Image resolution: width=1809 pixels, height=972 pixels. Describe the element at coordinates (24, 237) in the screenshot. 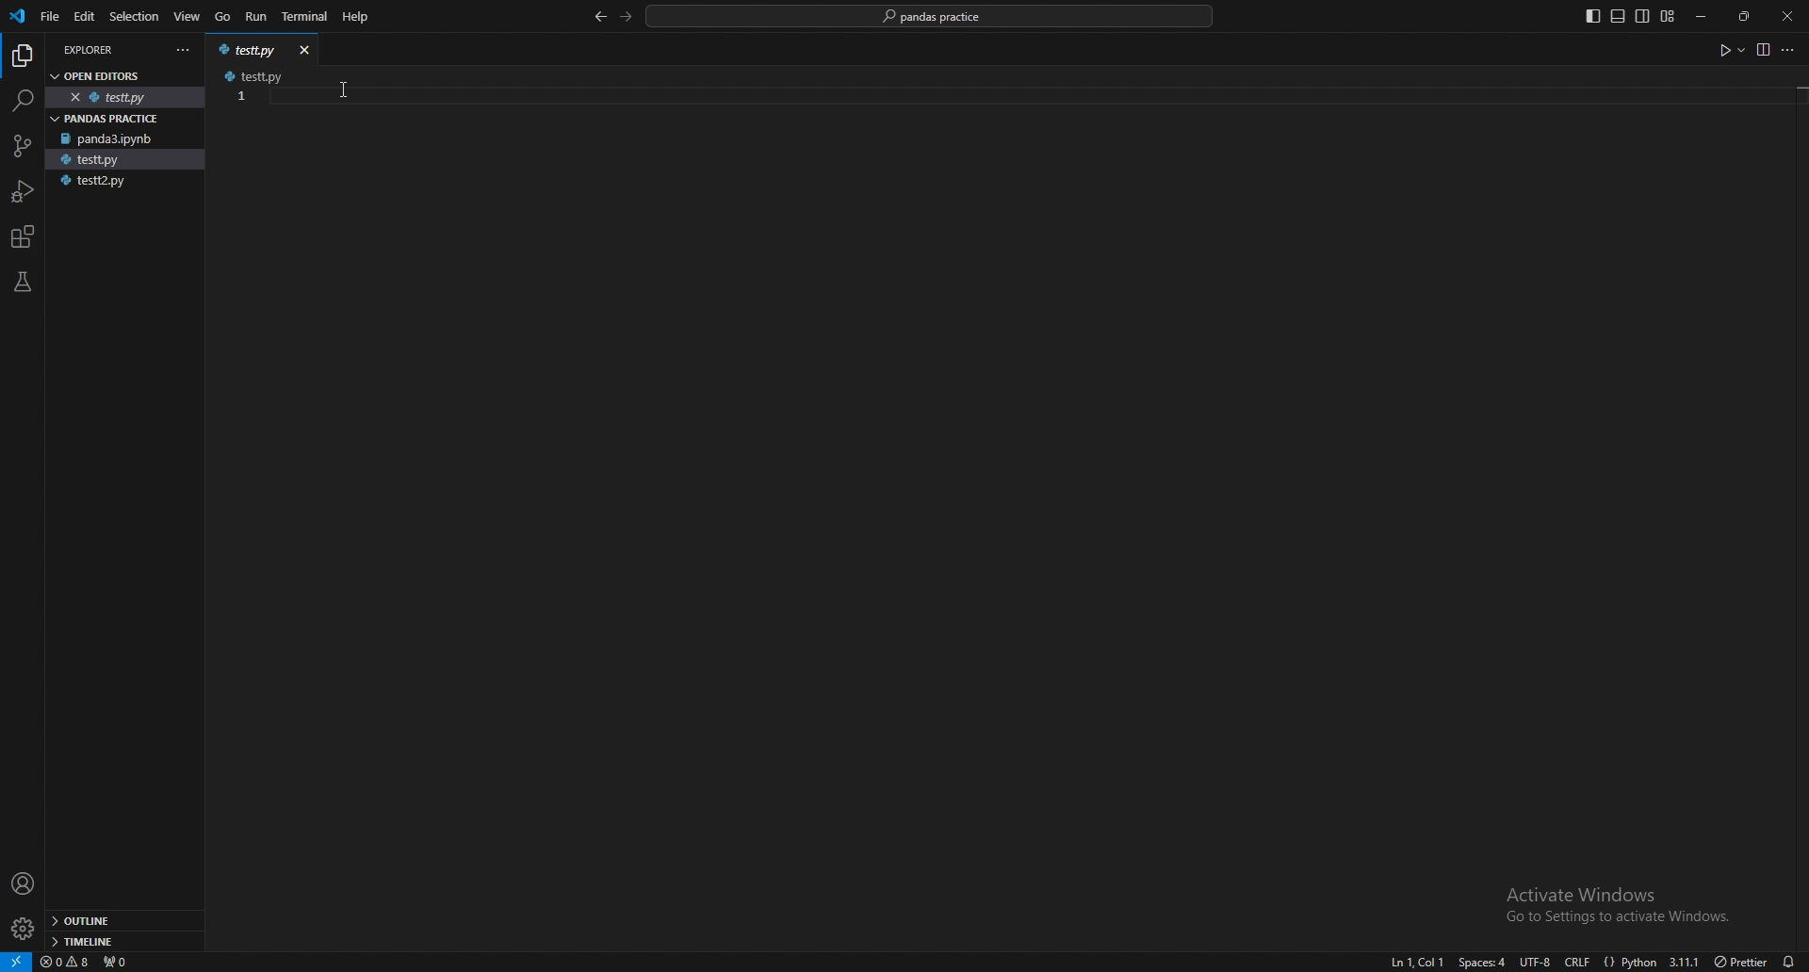

I see `extensions` at that location.